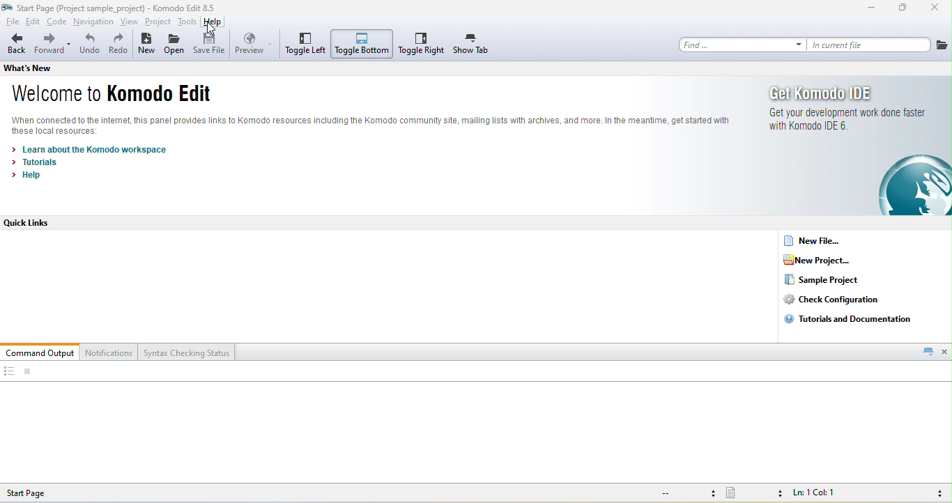 The image size is (952, 503). Describe the element at coordinates (112, 95) in the screenshot. I see `welcome to komodo edit` at that location.